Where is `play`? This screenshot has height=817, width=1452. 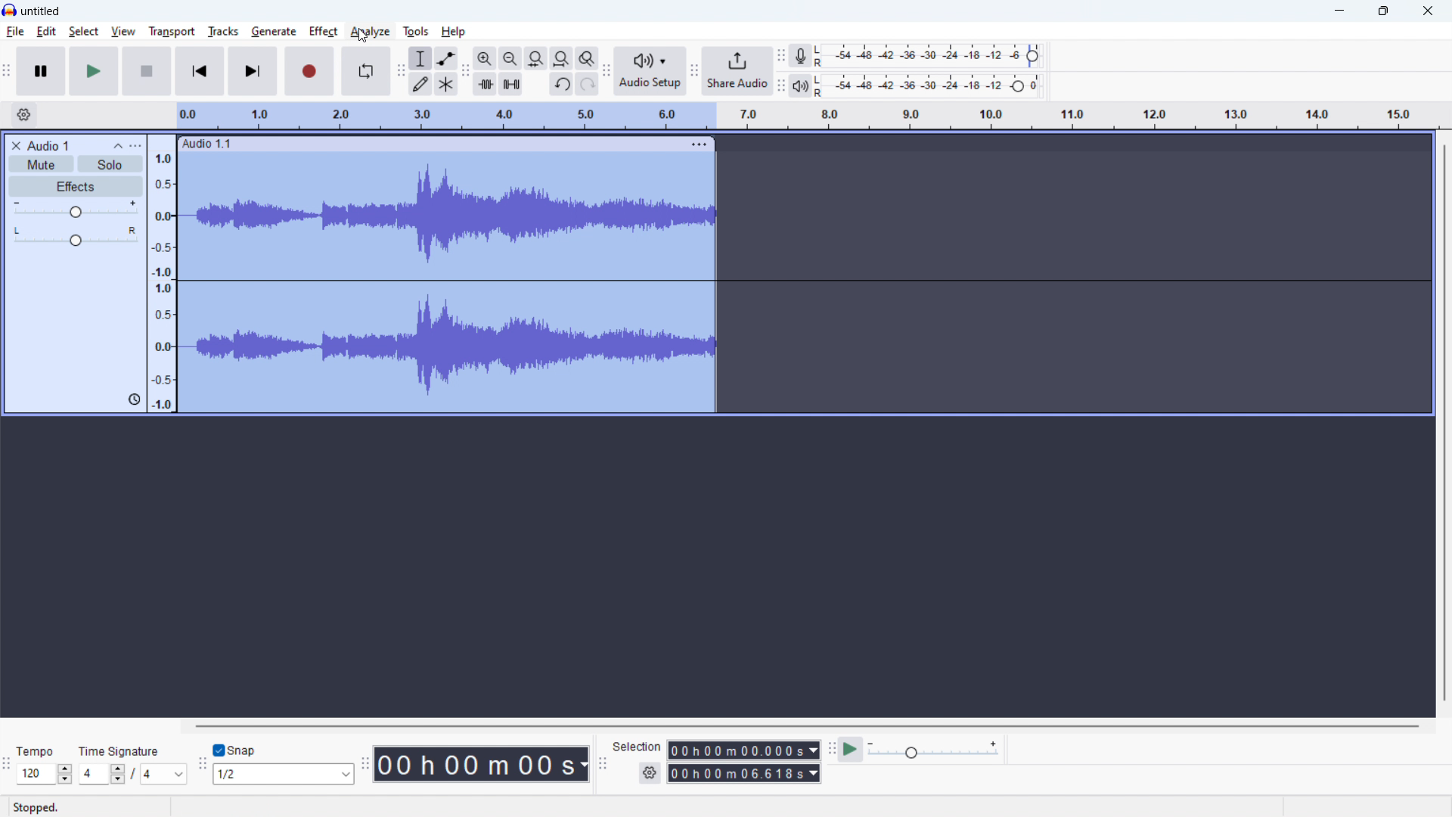
play is located at coordinates (95, 71).